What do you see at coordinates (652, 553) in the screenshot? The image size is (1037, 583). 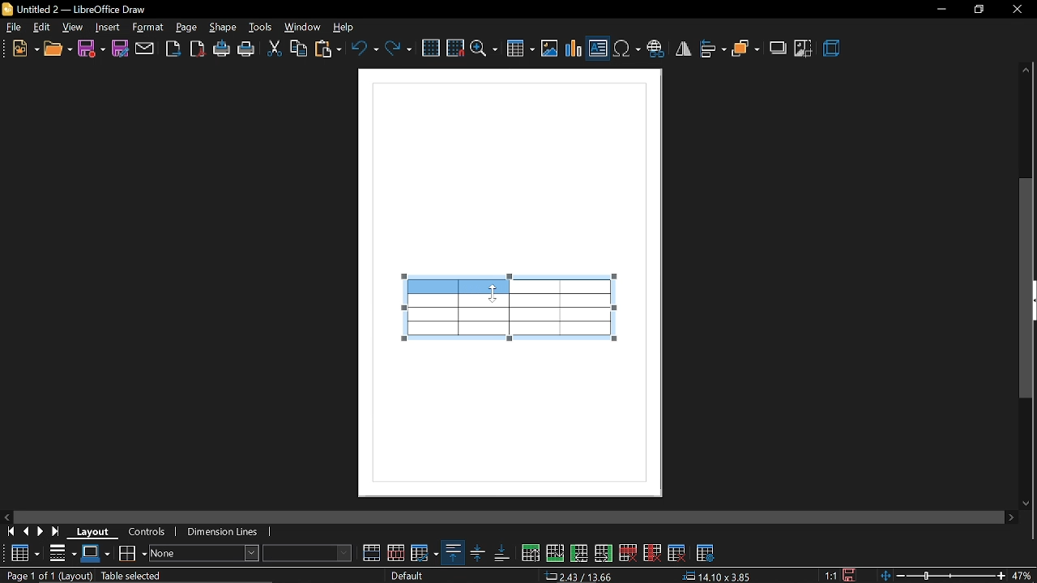 I see `delete column` at bounding box center [652, 553].